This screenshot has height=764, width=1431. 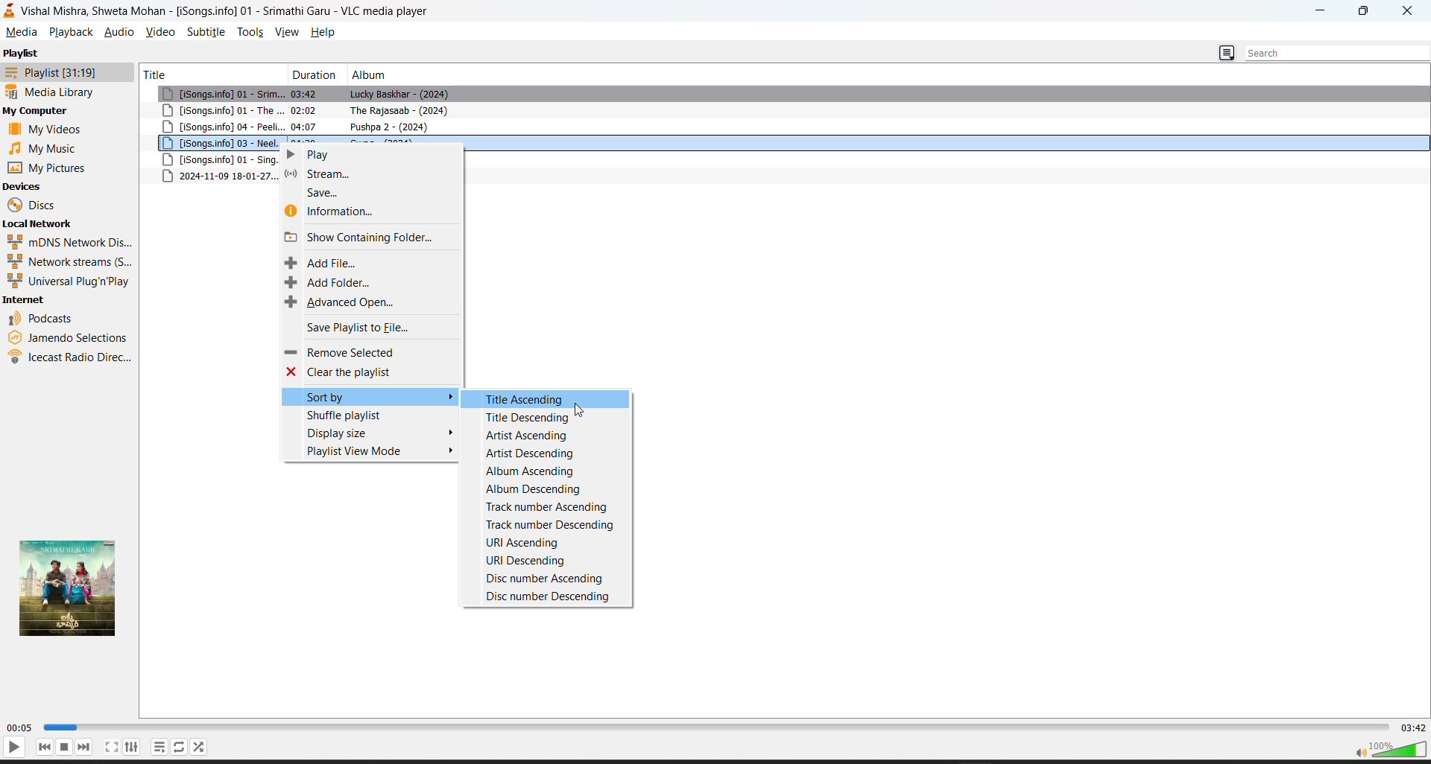 I want to click on stop, so click(x=65, y=747).